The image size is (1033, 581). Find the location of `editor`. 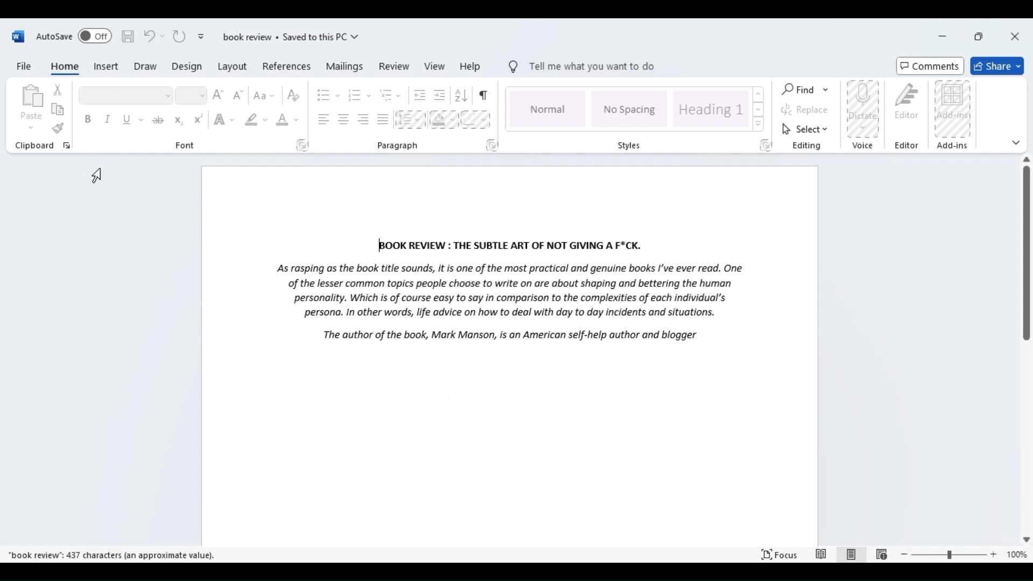

editor is located at coordinates (910, 116).